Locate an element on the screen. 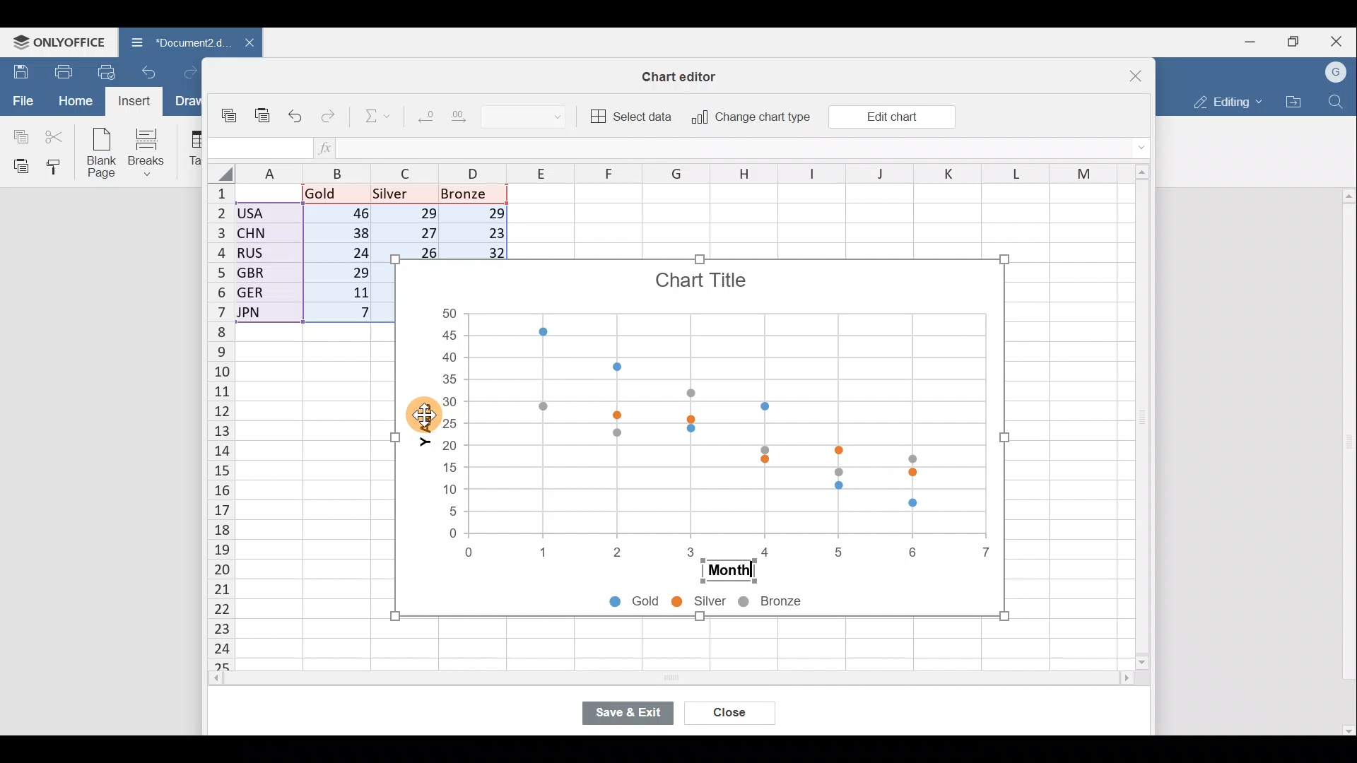 This screenshot has width=1357, height=763. Blank page is located at coordinates (103, 154).